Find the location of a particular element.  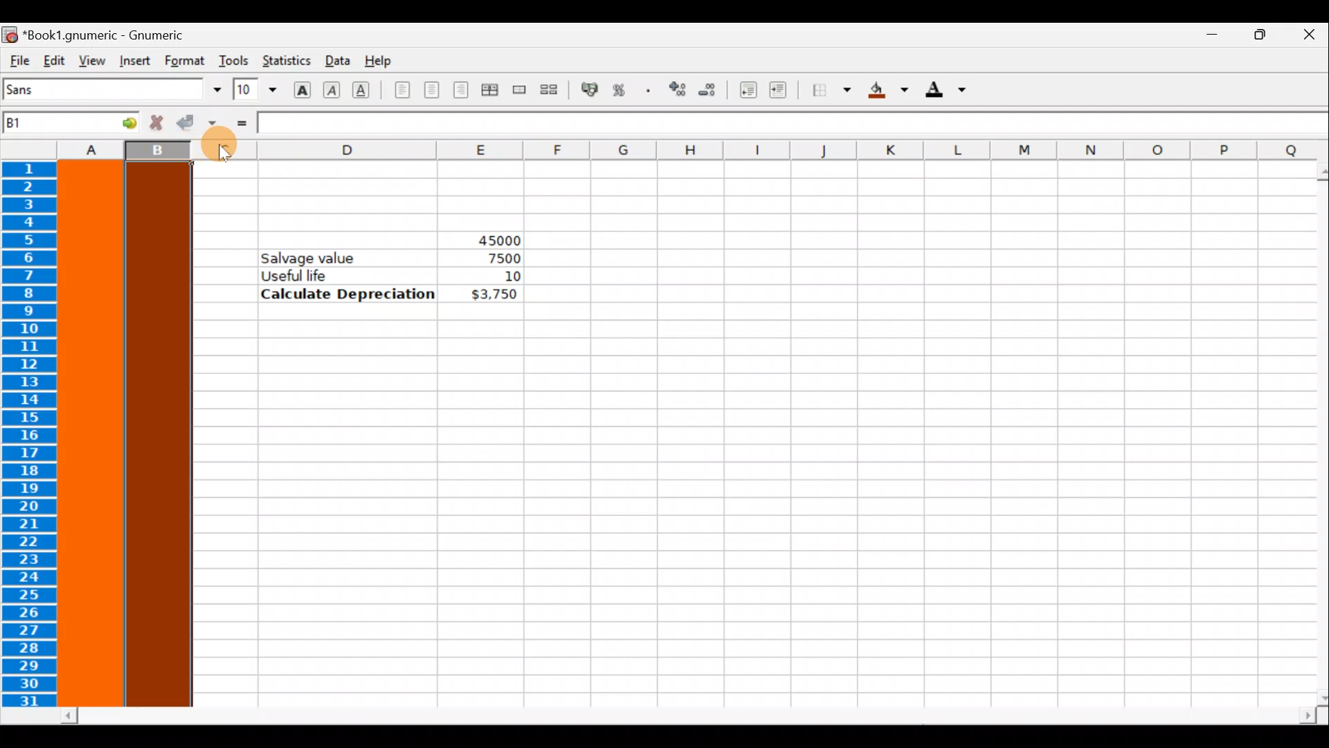

Centre horizontally is located at coordinates (431, 94).